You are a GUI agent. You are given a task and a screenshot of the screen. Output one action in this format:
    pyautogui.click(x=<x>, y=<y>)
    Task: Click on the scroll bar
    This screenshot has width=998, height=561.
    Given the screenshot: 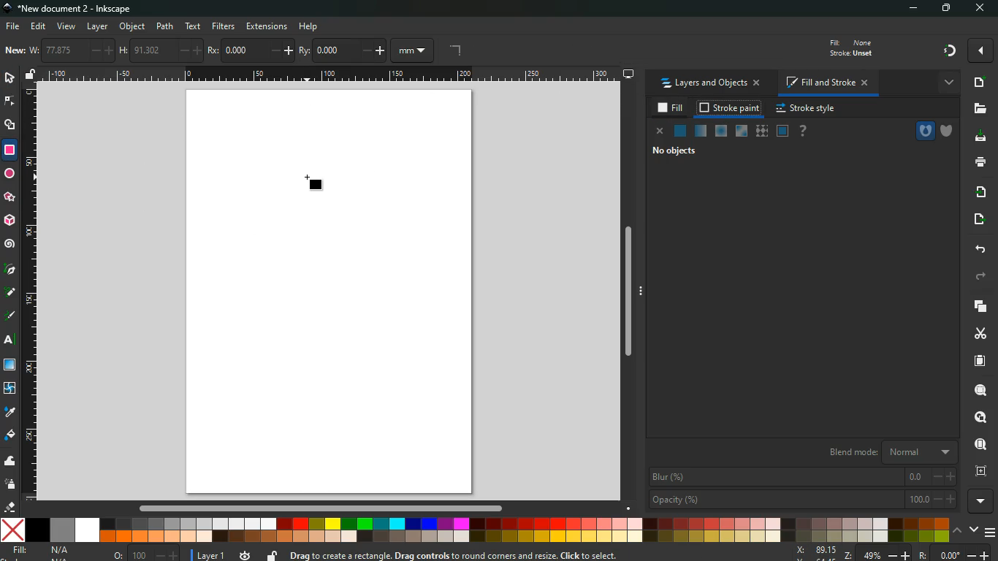 What is the action you would take?
    pyautogui.click(x=628, y=289)
    